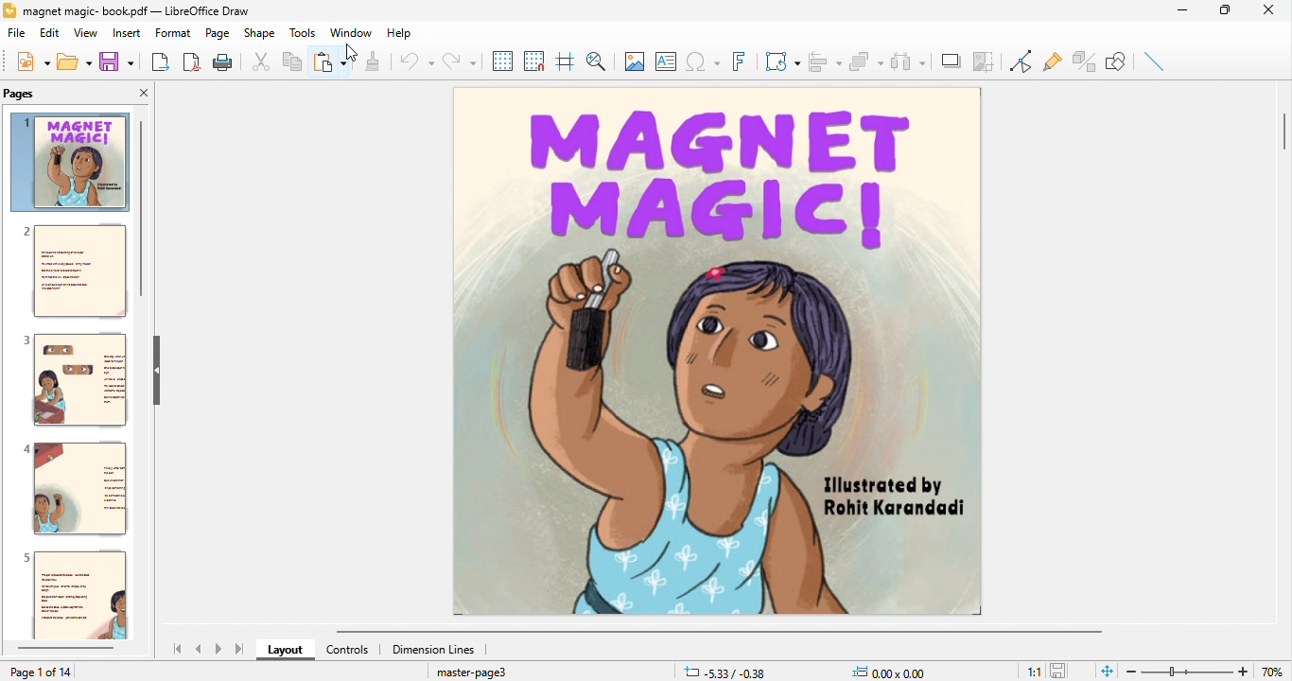 This screenshot has height=681, width=1292. What do you see at coordinates (1158, 61) in the screenshot?
I see `insert line` at bounding box center [1158, 61].